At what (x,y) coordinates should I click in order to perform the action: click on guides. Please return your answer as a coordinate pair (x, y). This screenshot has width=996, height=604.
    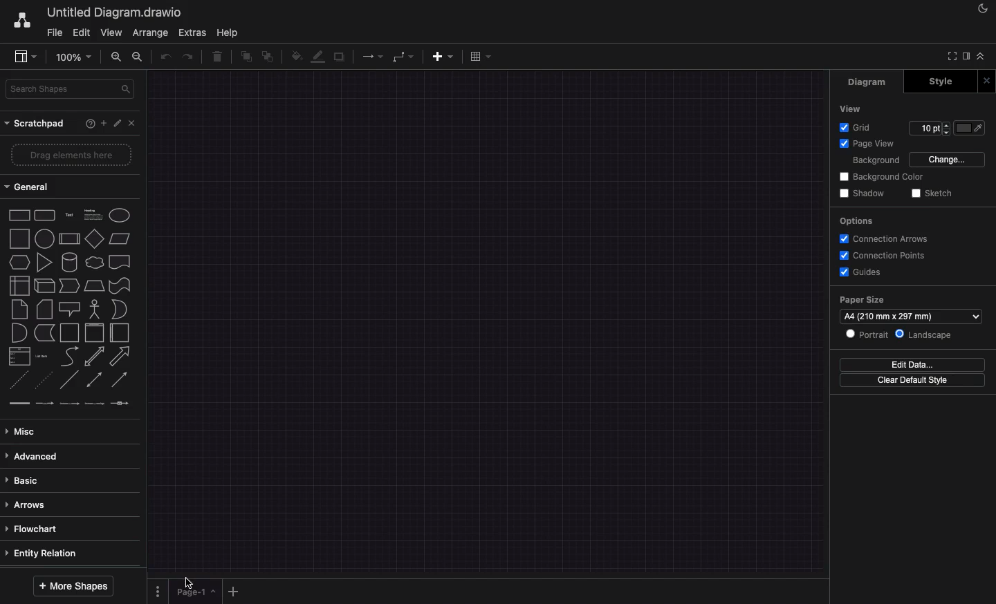
    Looking at the image, I should click on (862, 272).